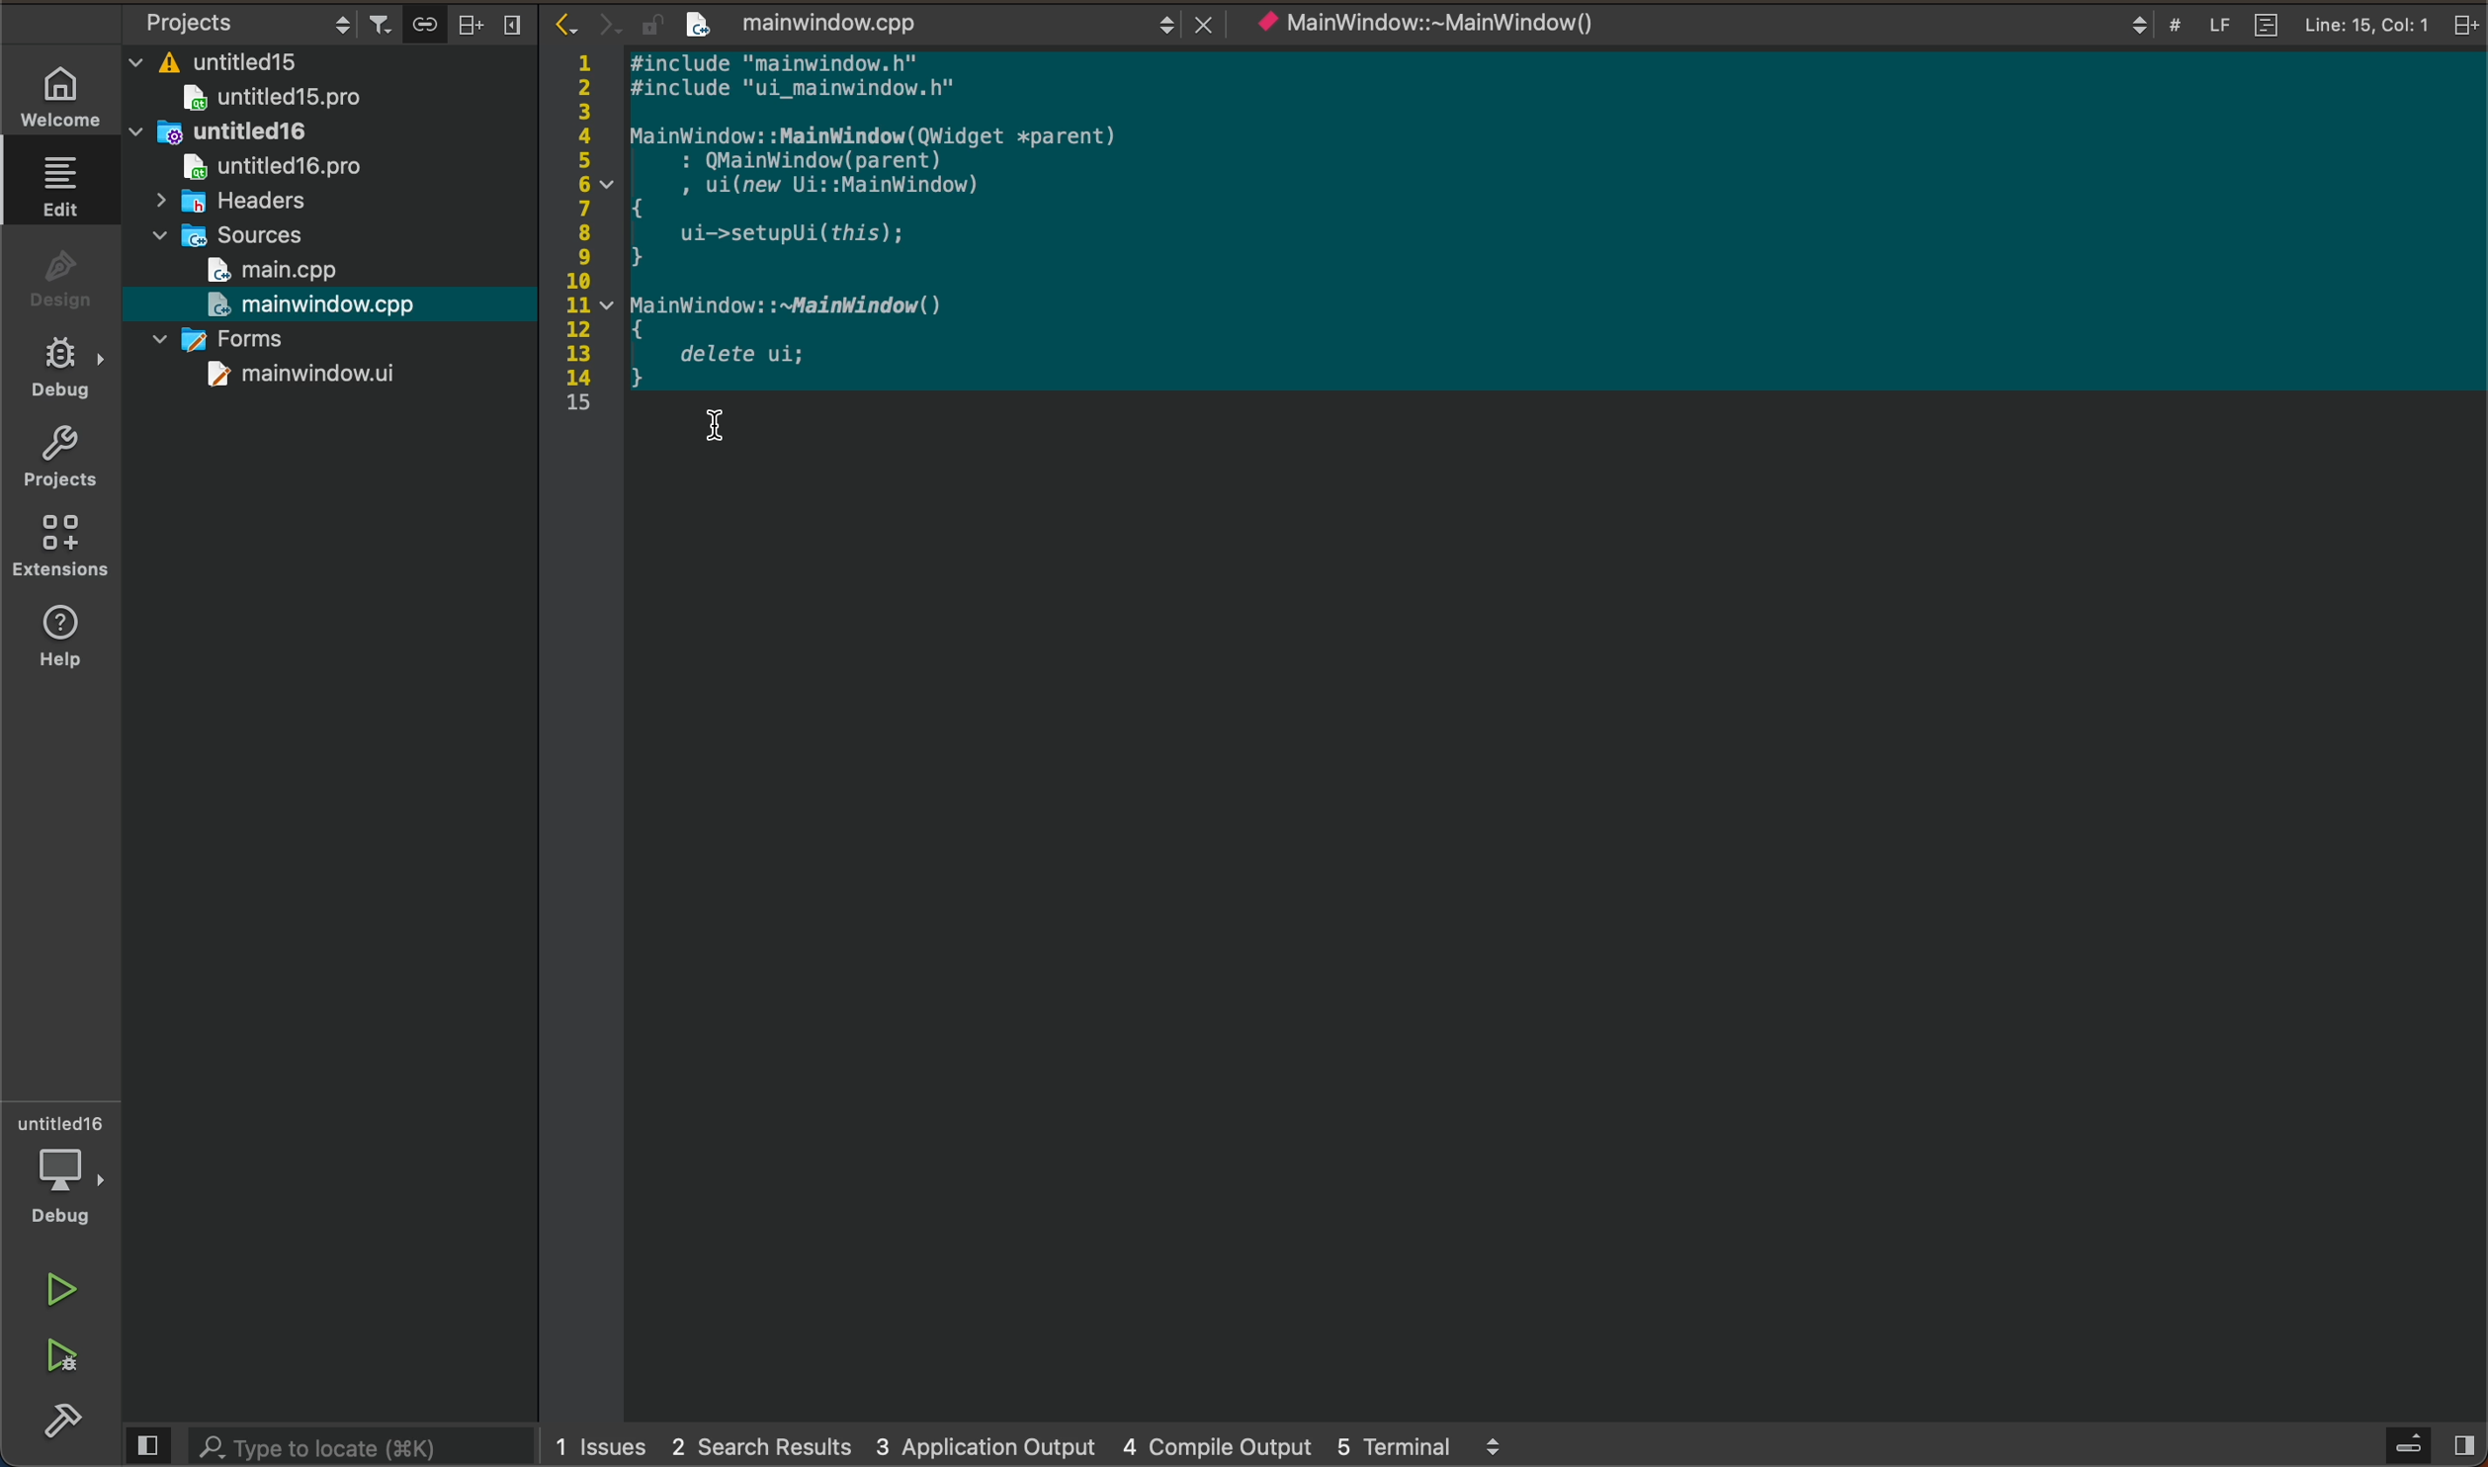 This screenshot has height=1467, width=2488. I want to click on Arrange, so click(465, 23).